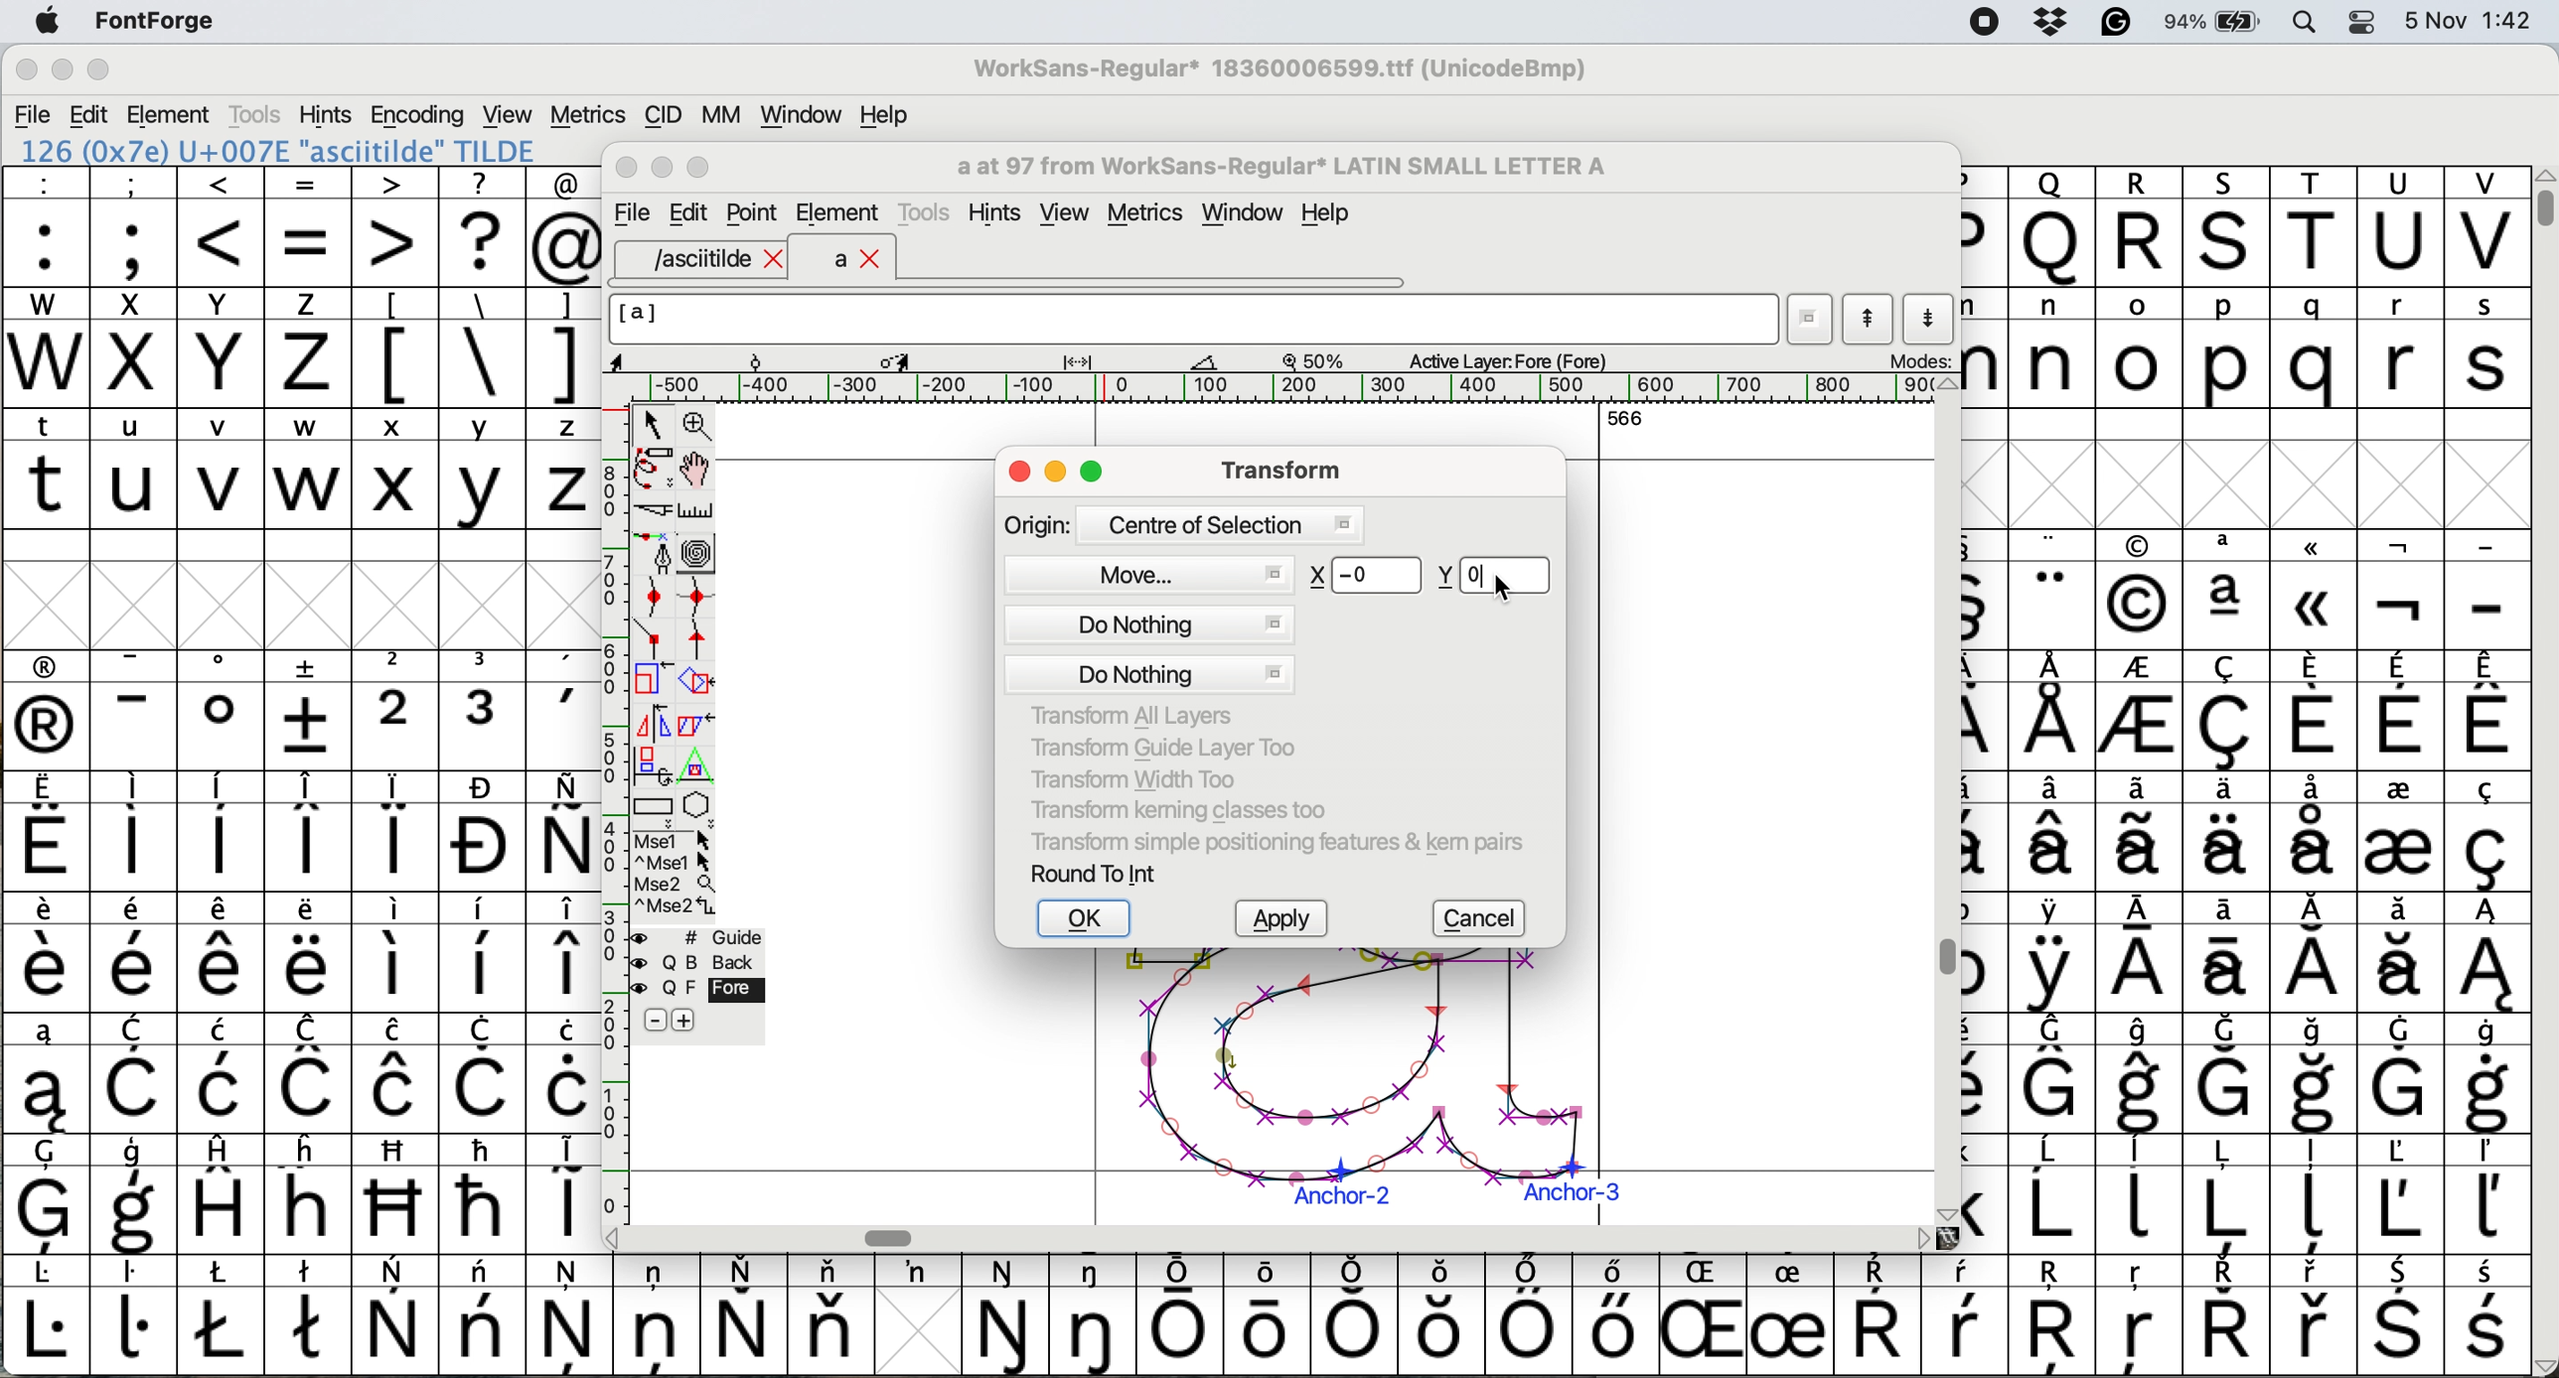 The width and height of the screenshot is (2559, 1378). Describe the element at coordinates (484, 832) in the screenshot. I see `symbol` at that location.